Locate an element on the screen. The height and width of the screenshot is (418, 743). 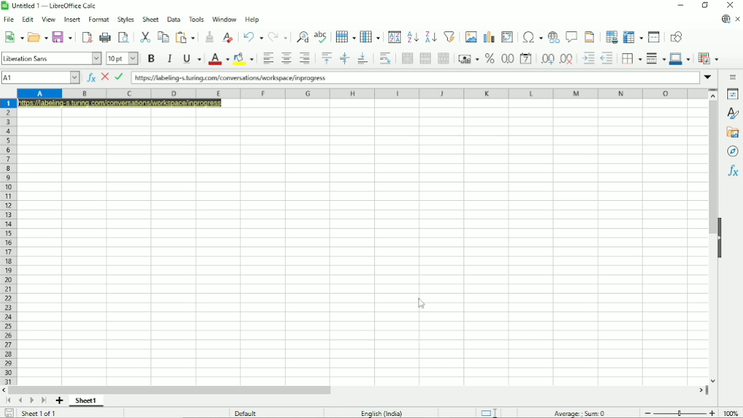
Underline is located at coordinates (191, 59).